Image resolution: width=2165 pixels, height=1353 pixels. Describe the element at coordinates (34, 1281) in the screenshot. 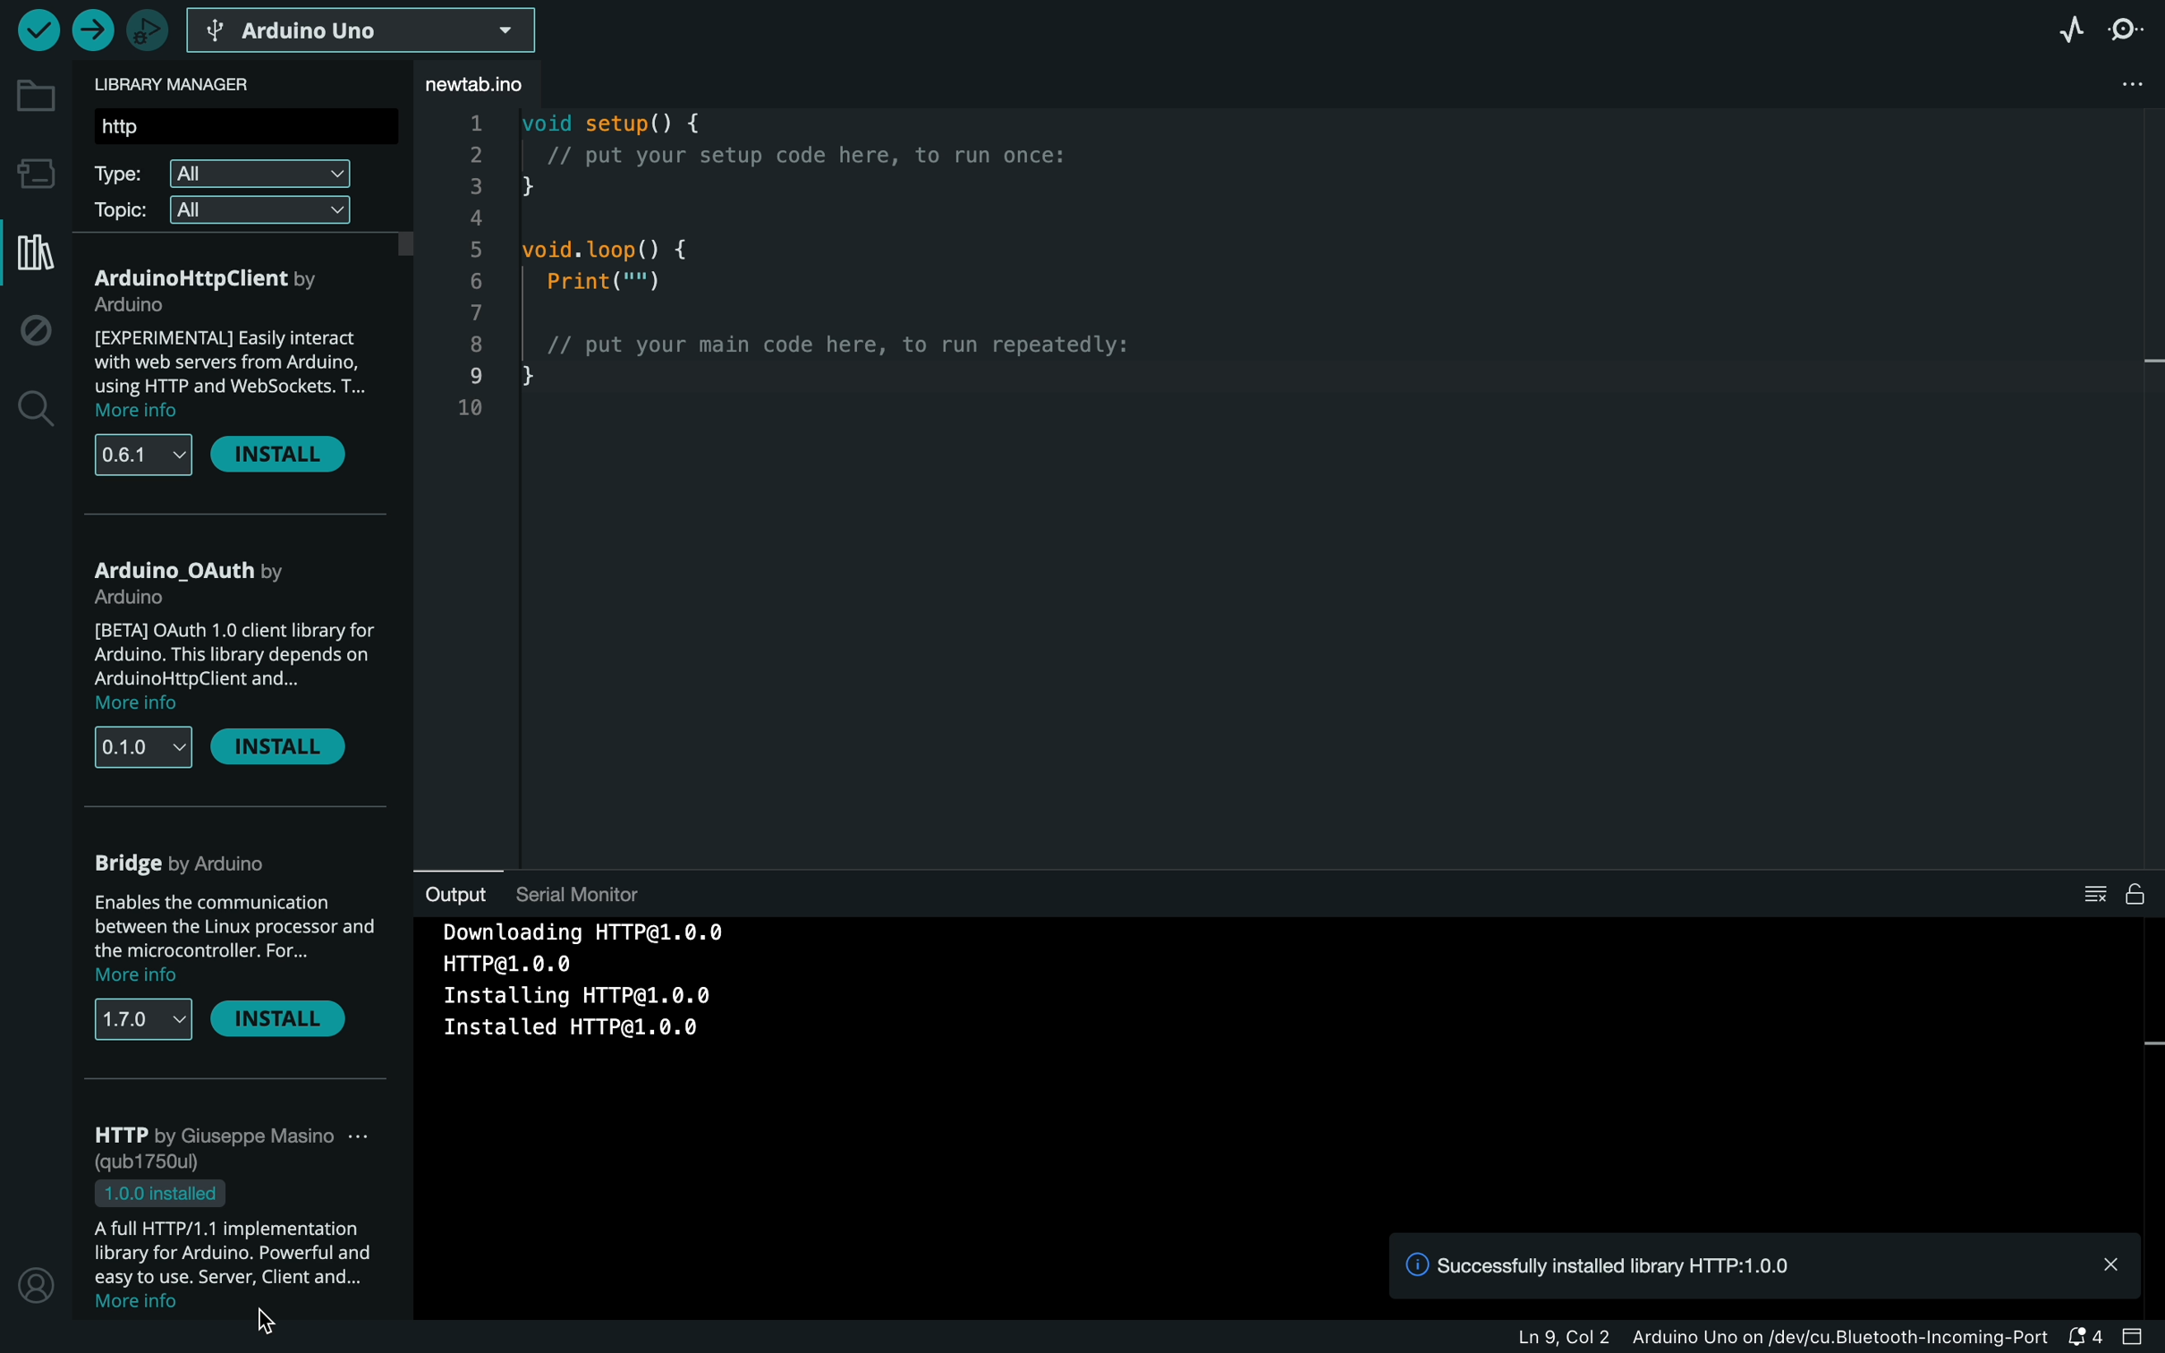

I see `profile` at that location.